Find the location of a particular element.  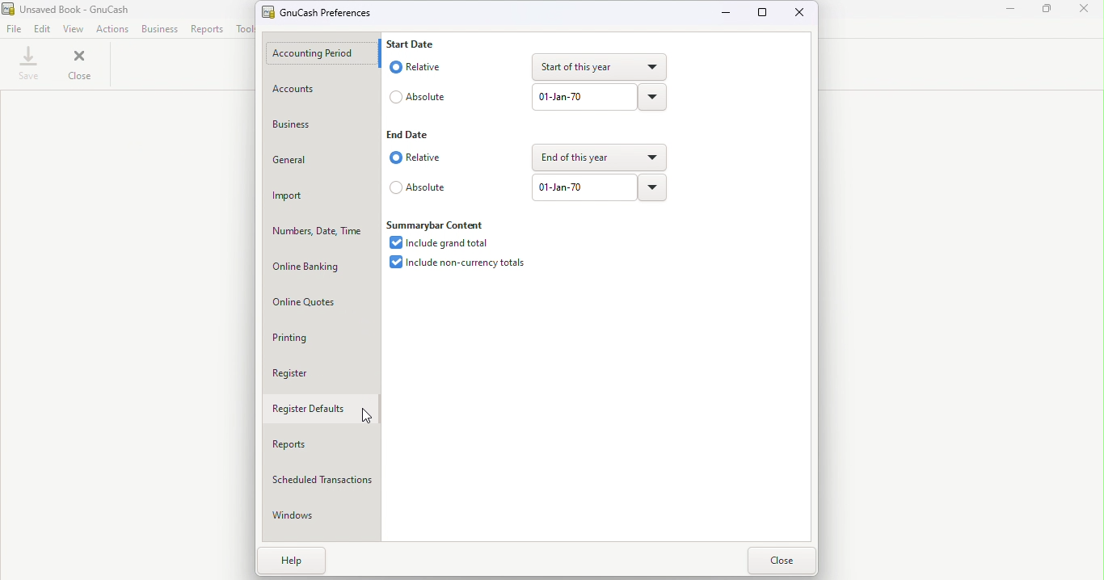

cursor is located at coordinates (366, 418).